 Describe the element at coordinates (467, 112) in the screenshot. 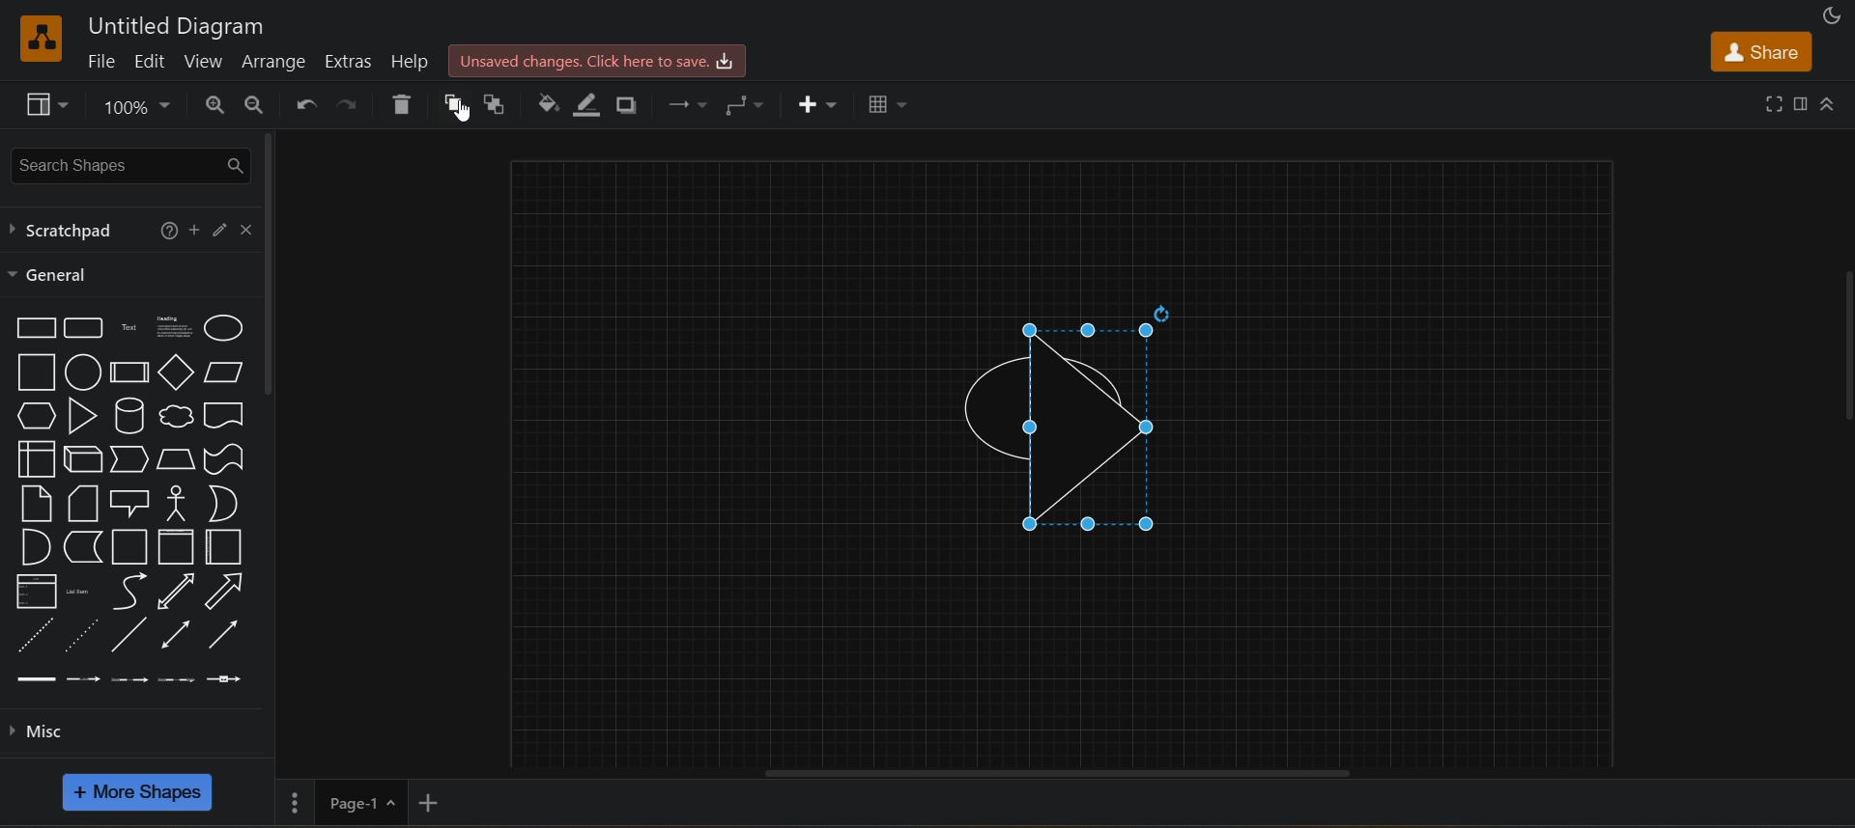

I see `cursor` at that location.